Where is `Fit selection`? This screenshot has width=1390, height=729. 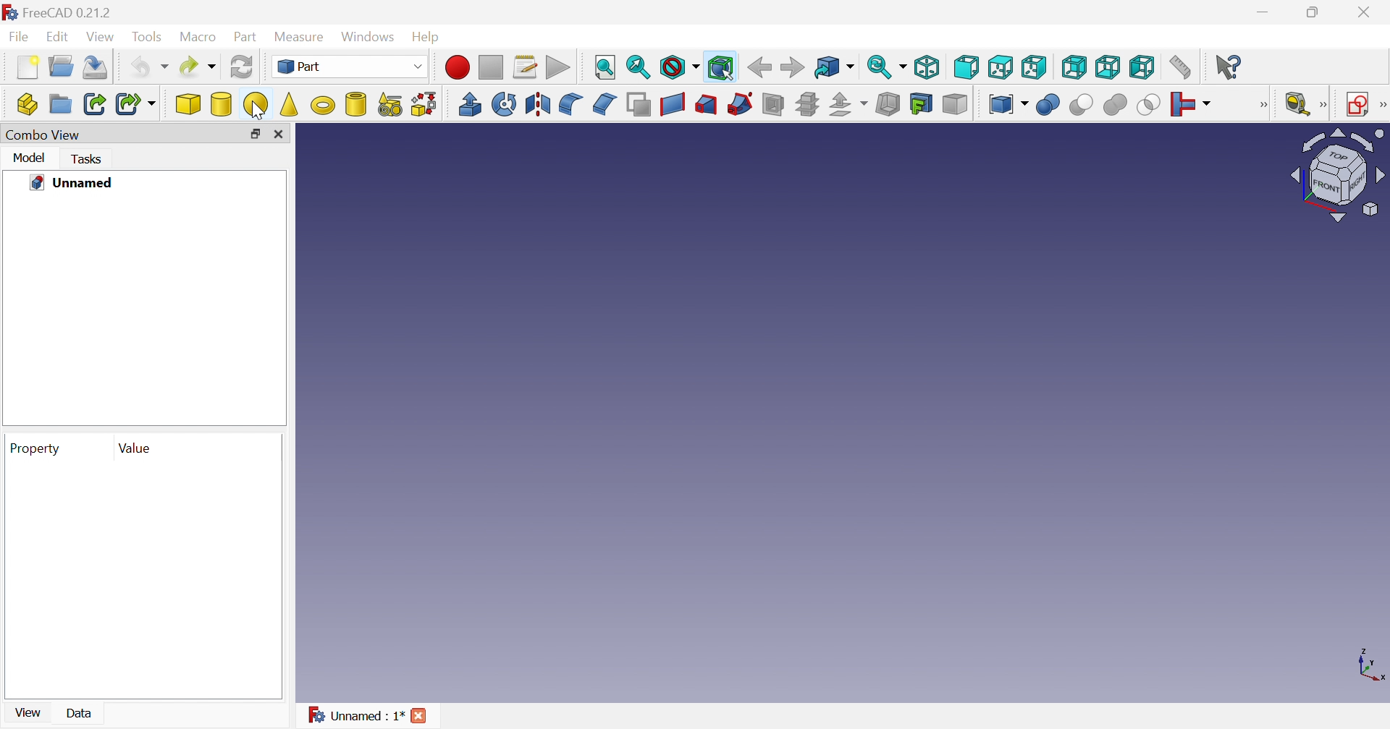 Fit selection is located at coordinates (639, 67).